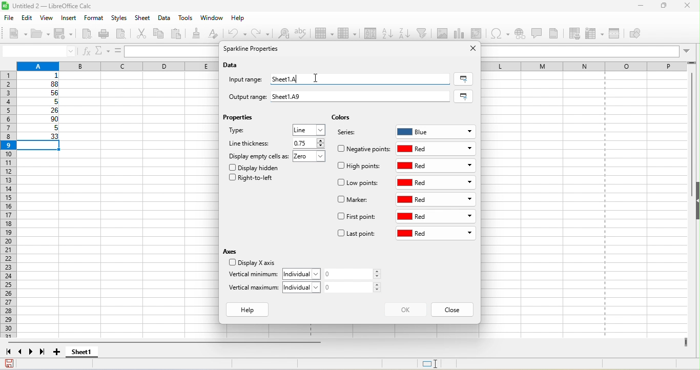  What do you see at coordinates (438, 199) in the screenshot?
I see `red` at bounding box center [438, 199].